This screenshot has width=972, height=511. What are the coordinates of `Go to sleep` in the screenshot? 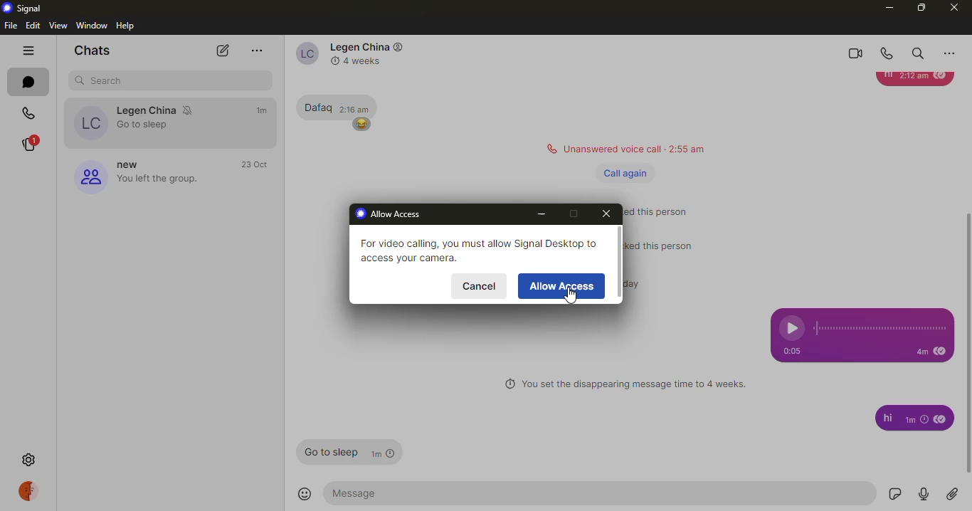 It's located at (144, 125).